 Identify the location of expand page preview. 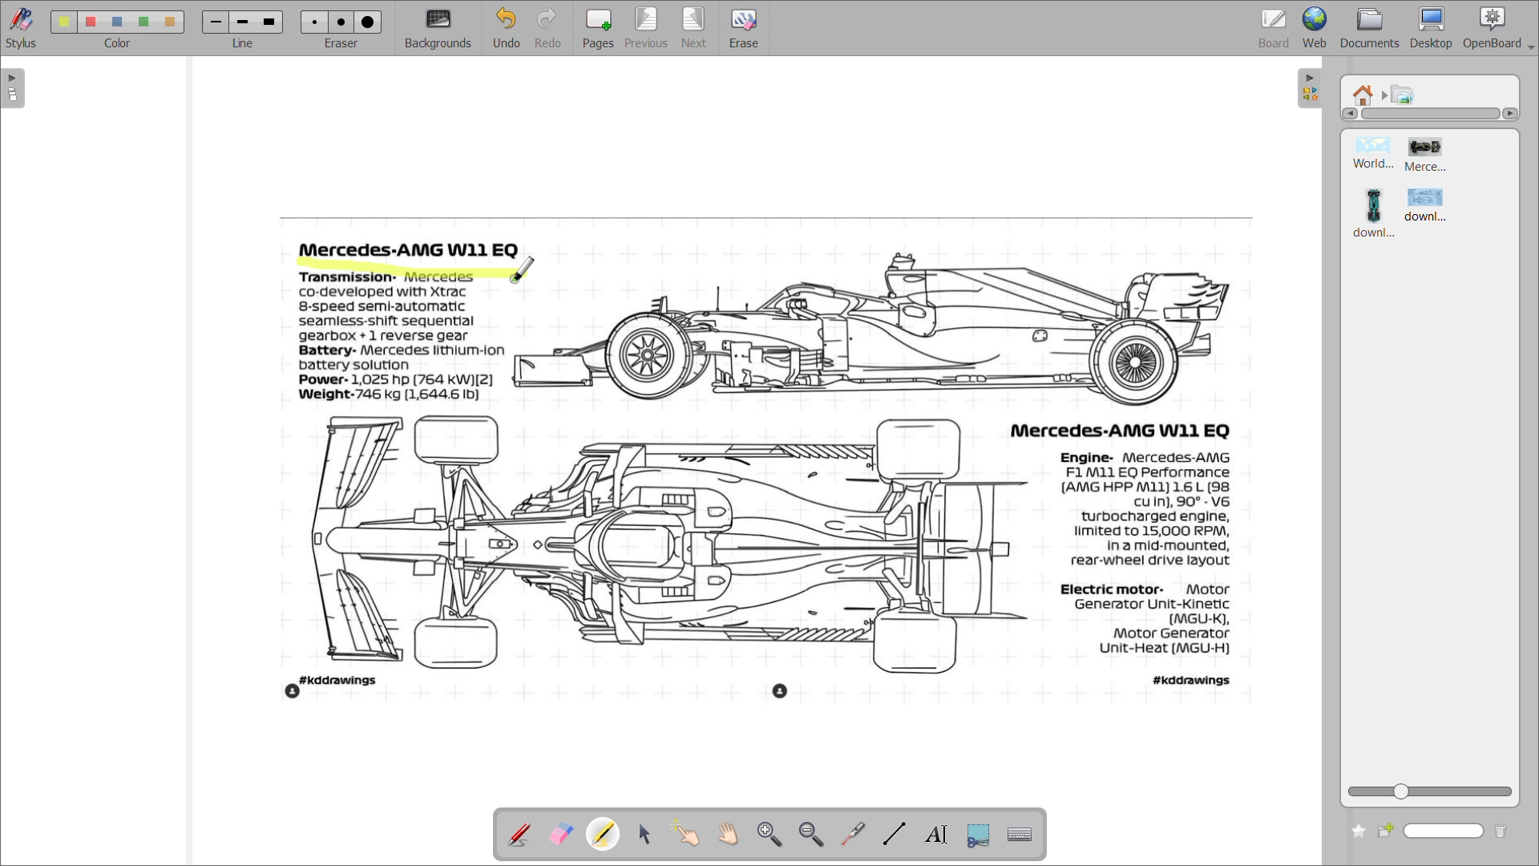
(14, 88).